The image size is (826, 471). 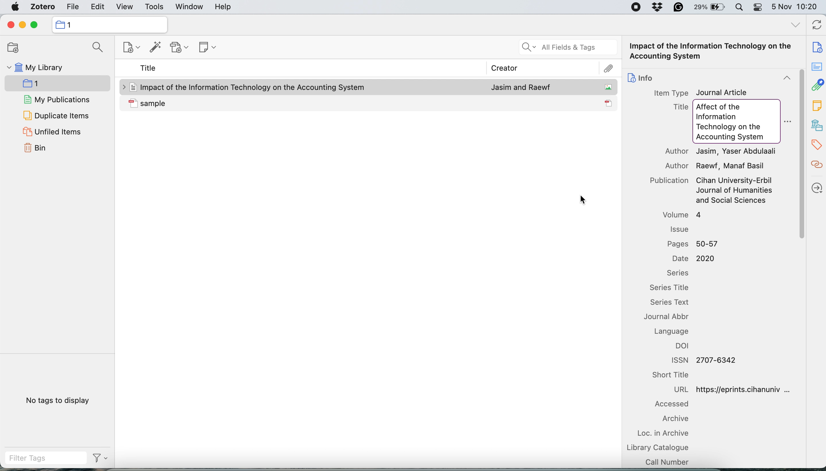 What do you see at coordinates (56, 83) in the screenshot?
I see `new collection` at bounding box center [56, 83].